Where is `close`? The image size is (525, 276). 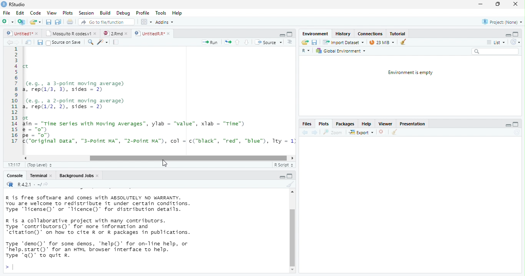
close is located at coordinates (169, 34).